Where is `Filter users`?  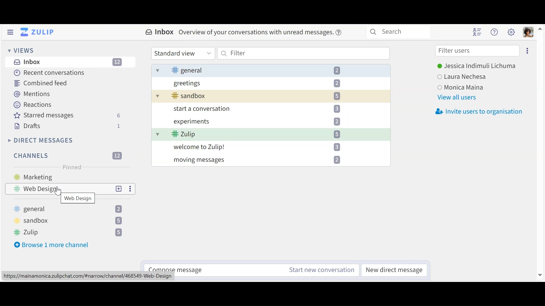 Filter users is located at coordinates (478, 51).